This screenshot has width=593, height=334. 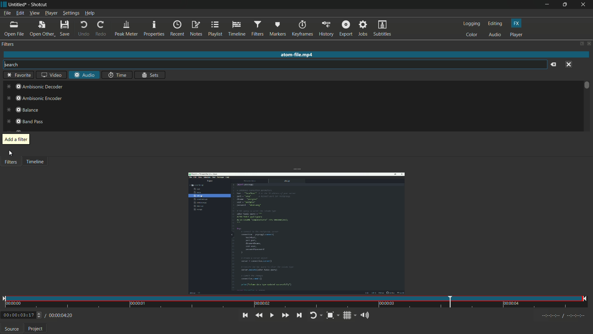 What do you see at coordinates (278, 28) in the screenshot?
I see `markers` at bounding box center [278, 28].